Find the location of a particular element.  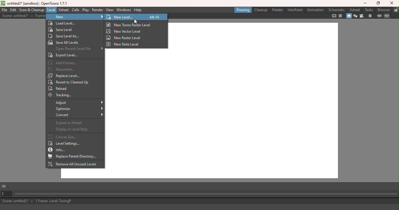

New is located at coordinates (75, 17).